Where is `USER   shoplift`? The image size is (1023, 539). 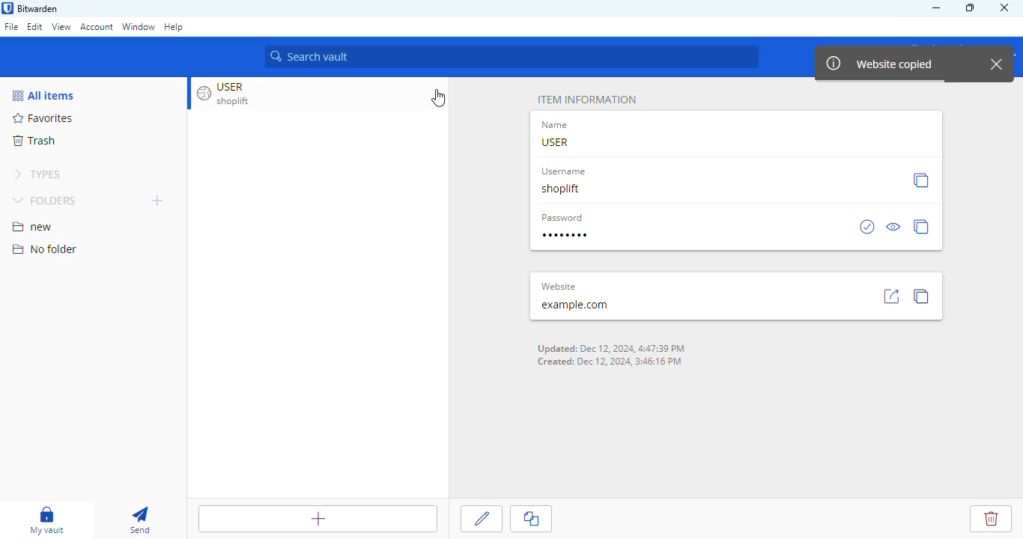
USER   shoplift is located at coordinates (238, 93).